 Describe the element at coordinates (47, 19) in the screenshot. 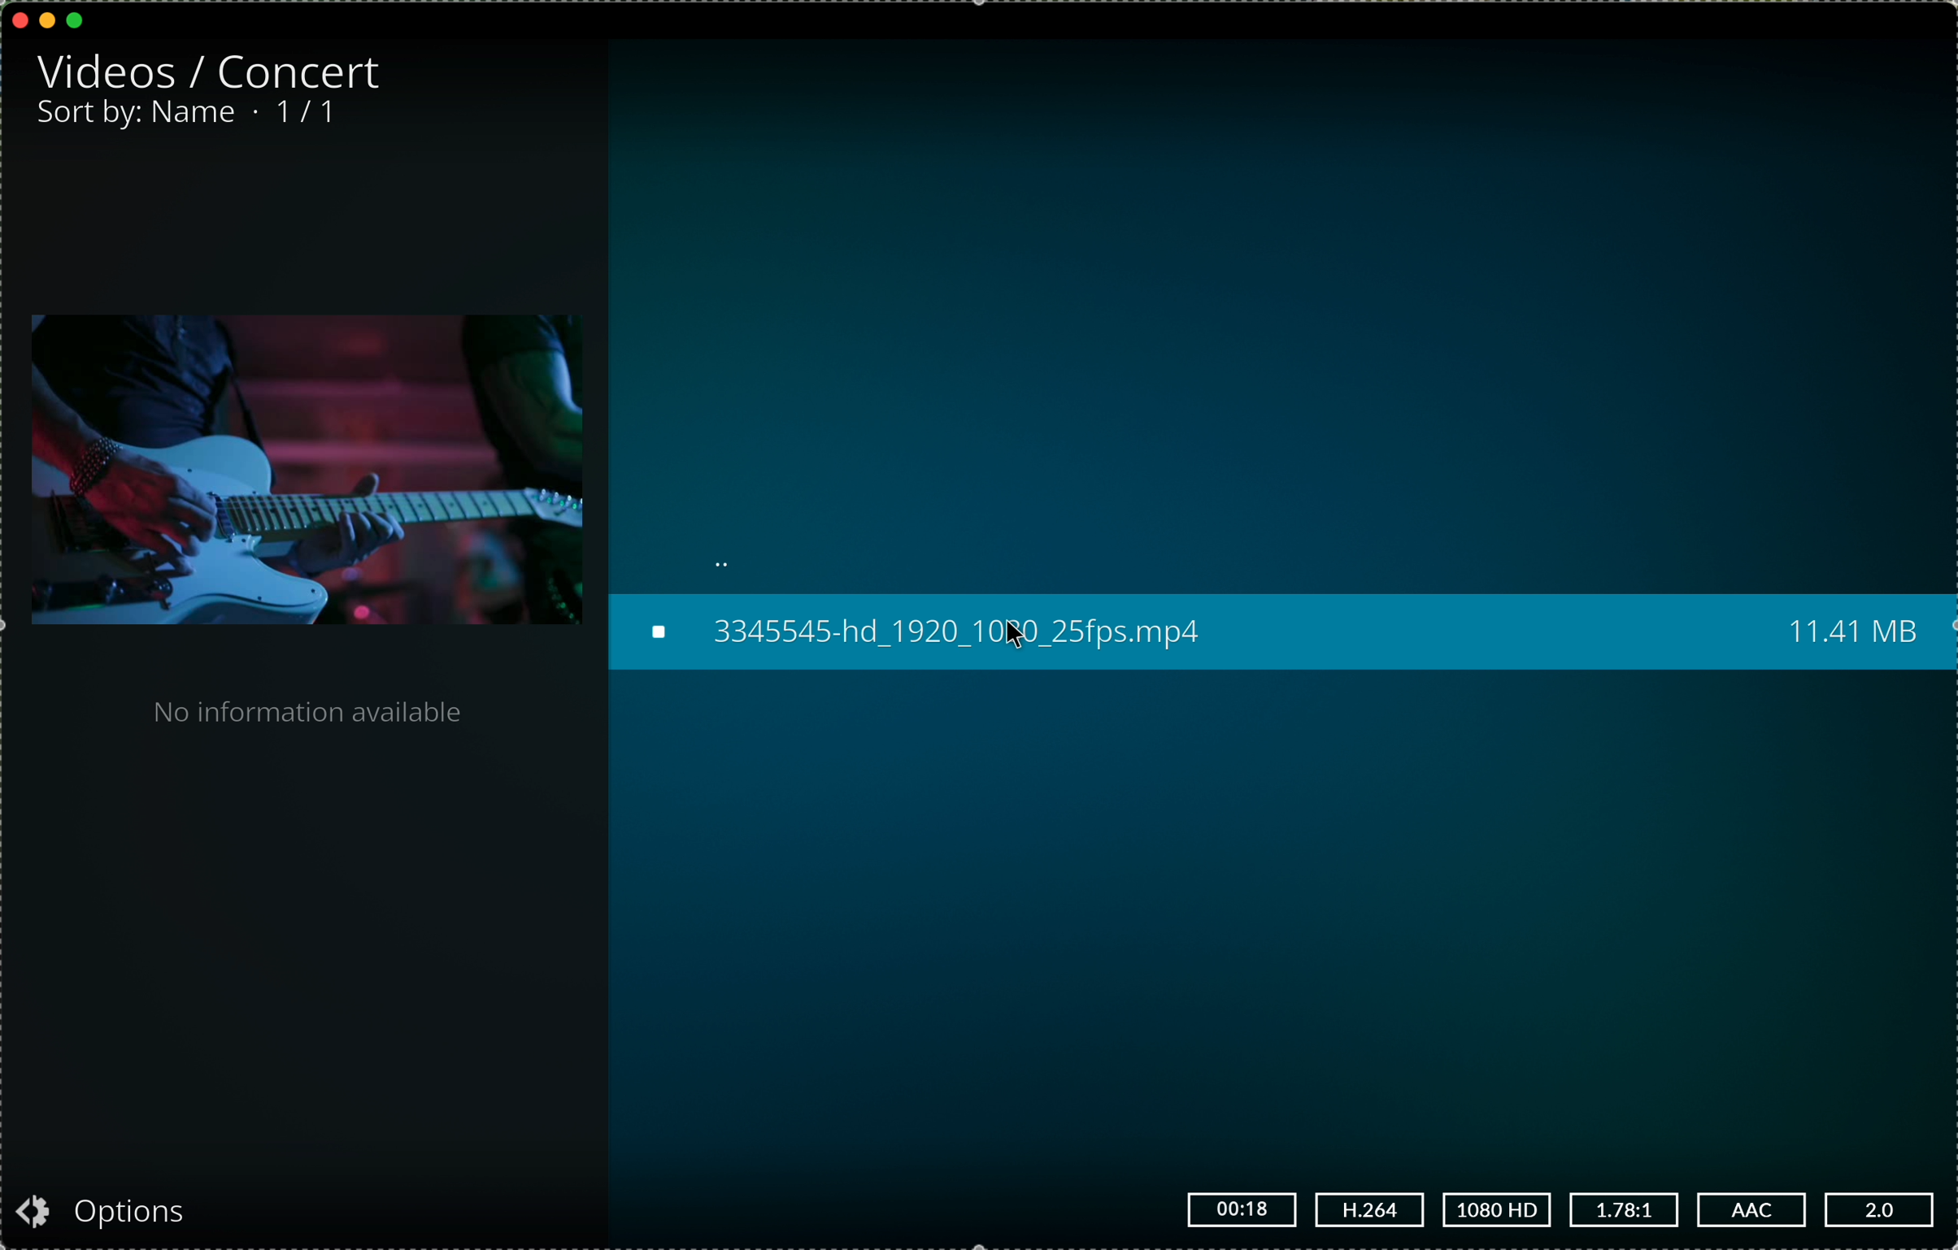

I see `minimise` at that location.